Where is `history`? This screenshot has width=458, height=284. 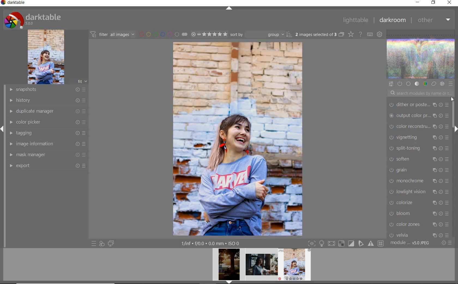
history is located at coordinates (47, 100).